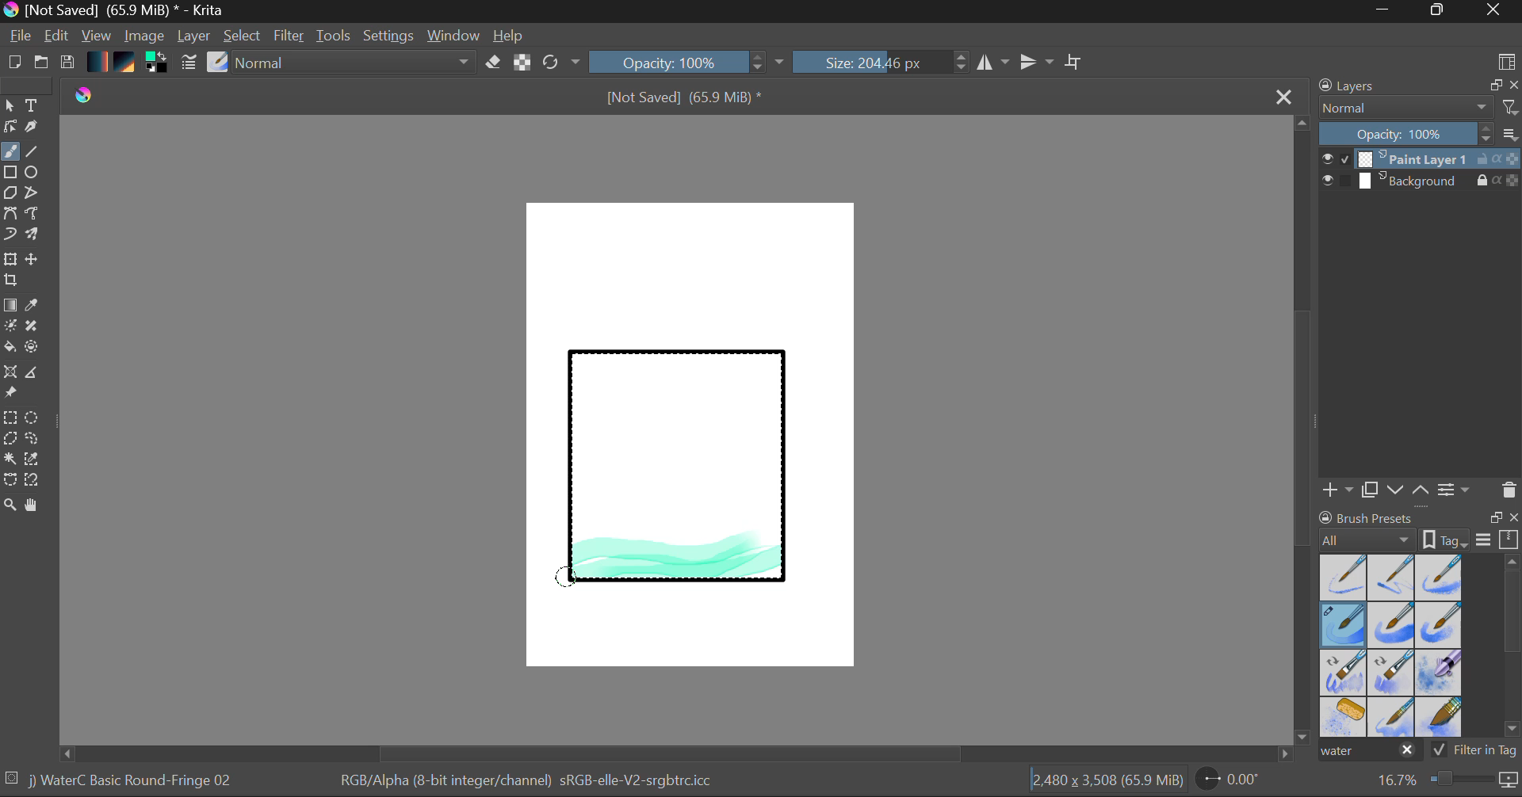 This screenshot has width=1522, height=797. Describe the element at coordinates (1392, 626) in the screenshot. I see `Water C - Grain` at that location.